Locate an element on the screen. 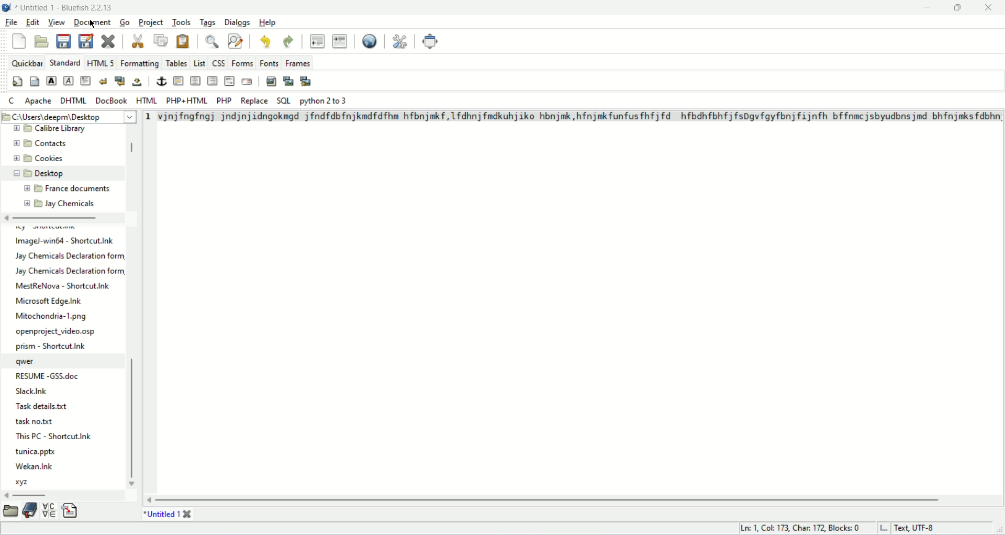 The height and width of the screenshot is (535, 1005). prism - Shortcut.Ink is located at coordinates (52, 346).